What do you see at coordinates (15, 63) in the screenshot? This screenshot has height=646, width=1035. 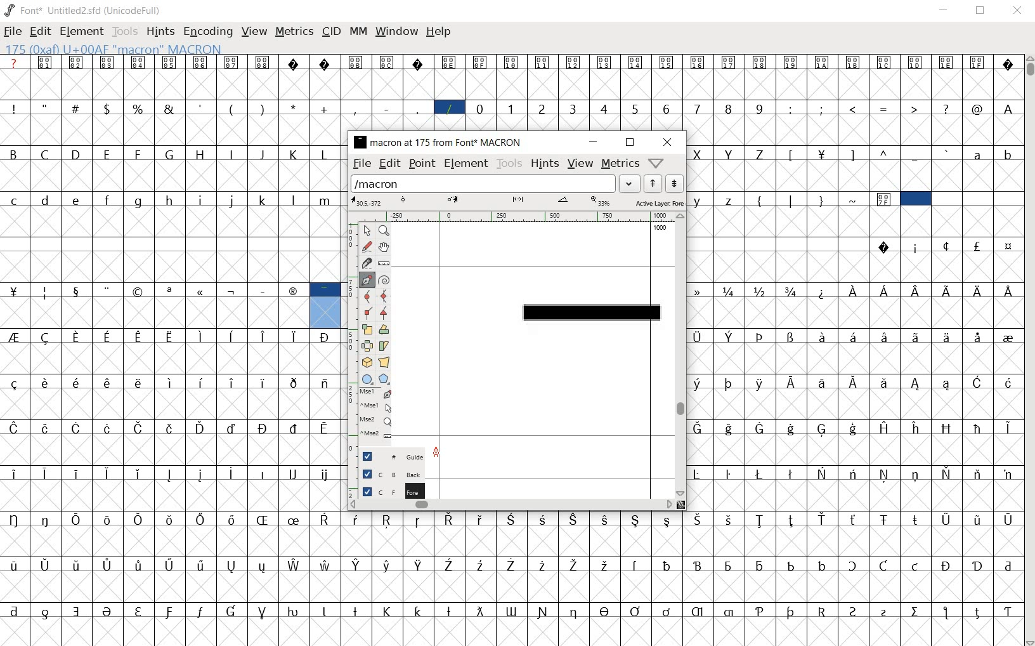 I see `?` at bounding box center [15, 63].